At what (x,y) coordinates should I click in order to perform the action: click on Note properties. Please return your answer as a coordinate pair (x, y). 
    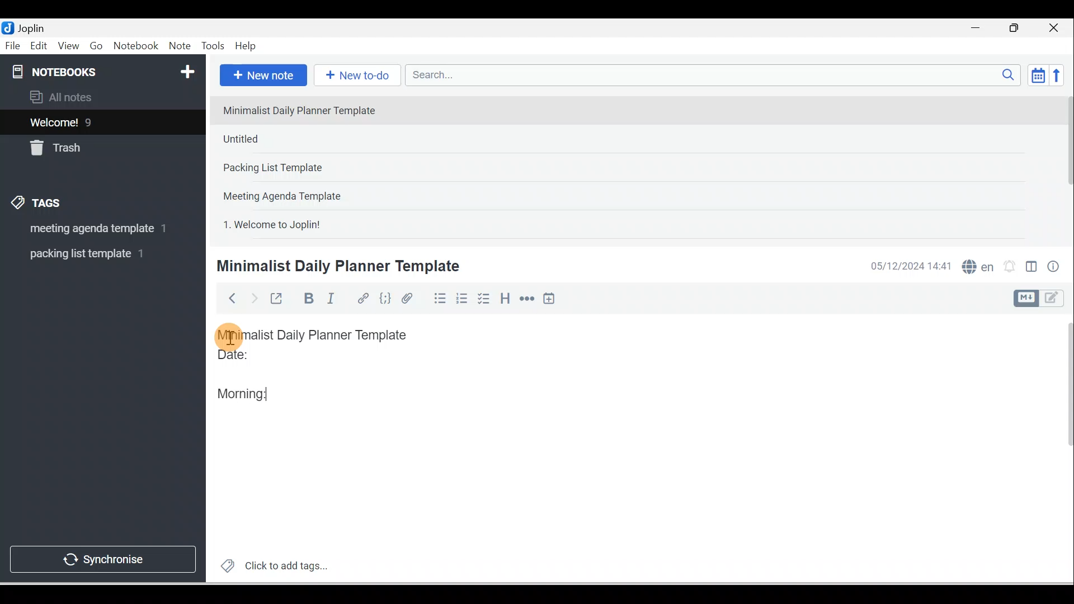
    Looking at the image, I should click on (1054, 268).